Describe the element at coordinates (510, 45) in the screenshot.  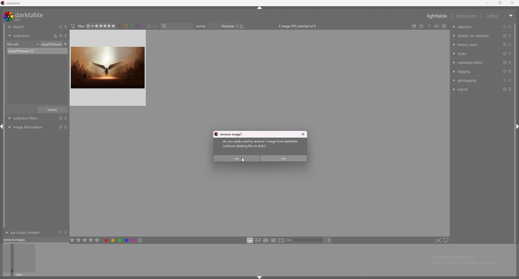
I see `presets` at that location.